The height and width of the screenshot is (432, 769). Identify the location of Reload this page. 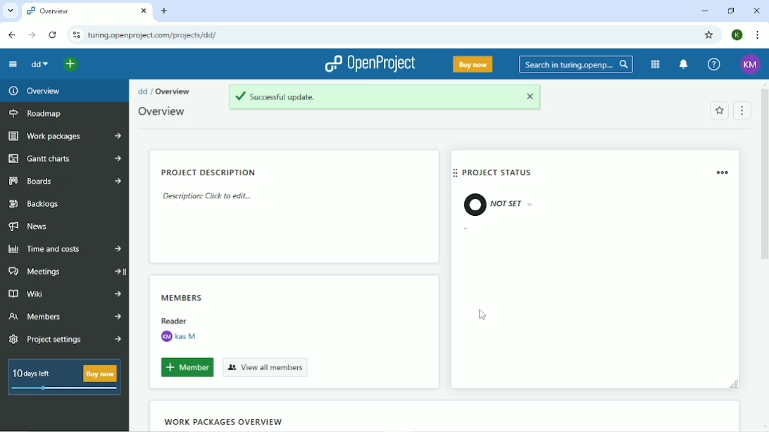
(52, 35).